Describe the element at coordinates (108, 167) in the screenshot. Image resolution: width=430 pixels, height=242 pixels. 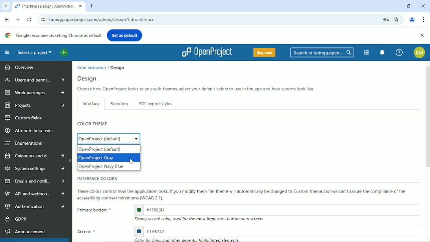
I see `OpenProject Navy Blue` at that location.